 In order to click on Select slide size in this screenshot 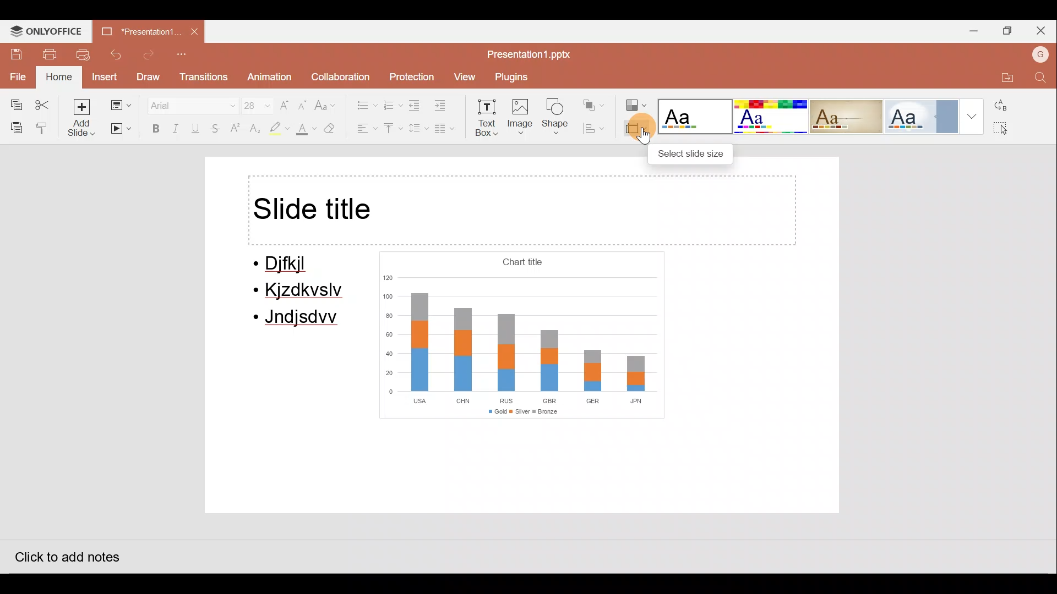, I will do `click(634, 129)`.